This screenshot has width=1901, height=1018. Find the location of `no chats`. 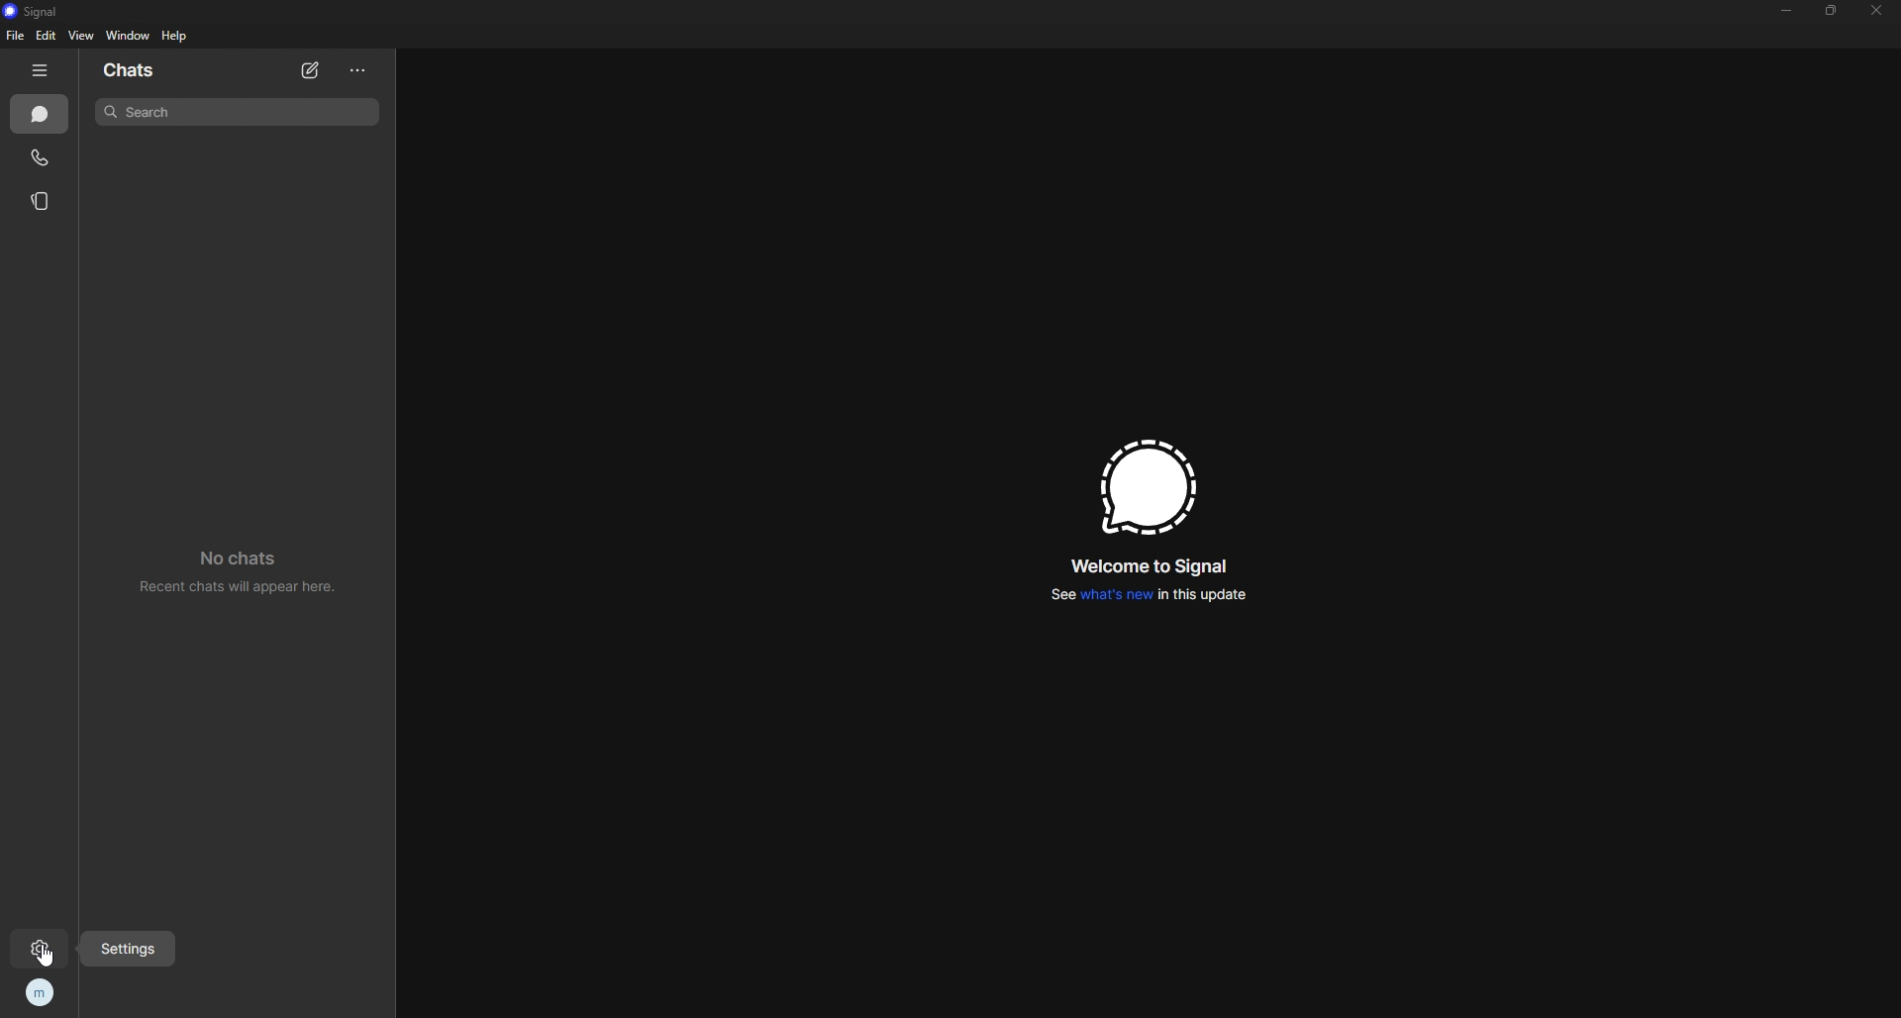

no chats is located at coordinates (235, 570).